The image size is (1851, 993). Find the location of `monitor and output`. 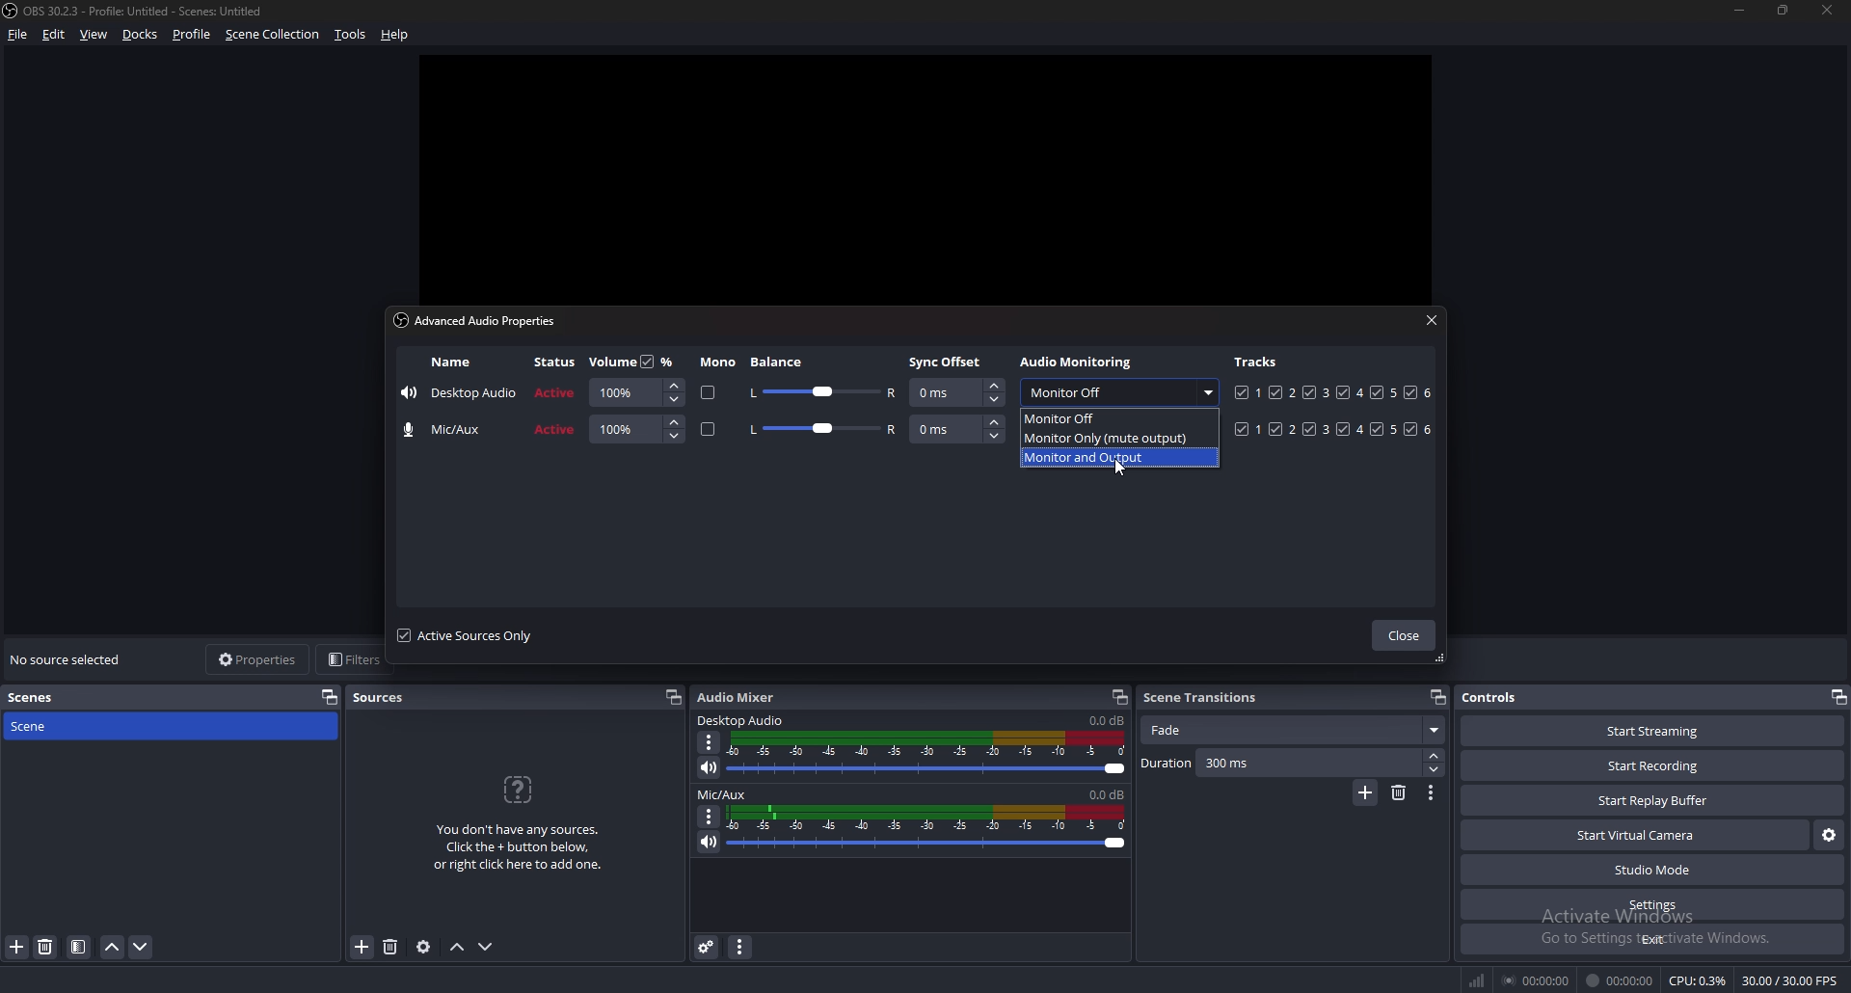

monitor and output is located at coordinates (1118, 458).